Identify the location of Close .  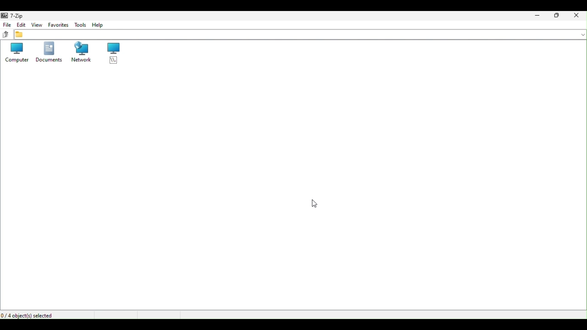
(579, 16).